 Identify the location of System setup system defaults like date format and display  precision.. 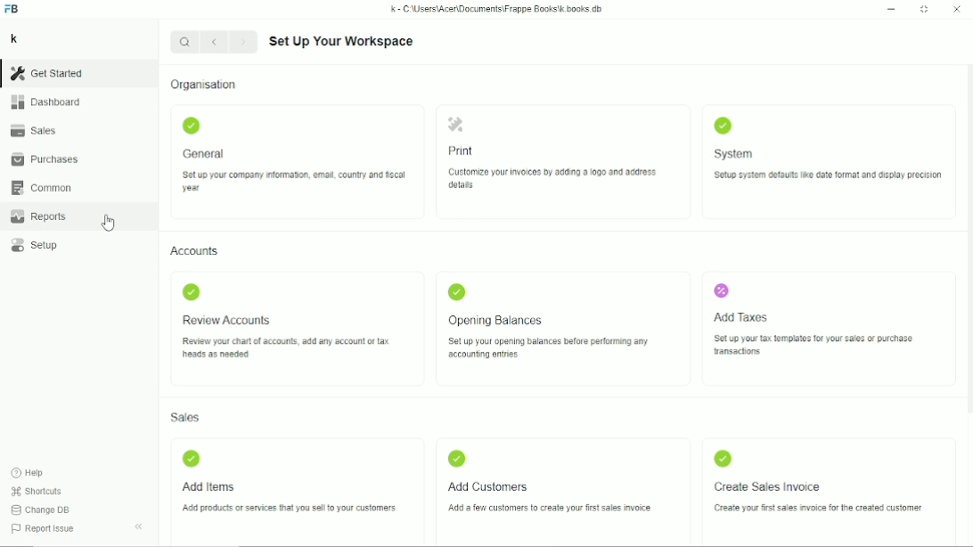
(827, 151).